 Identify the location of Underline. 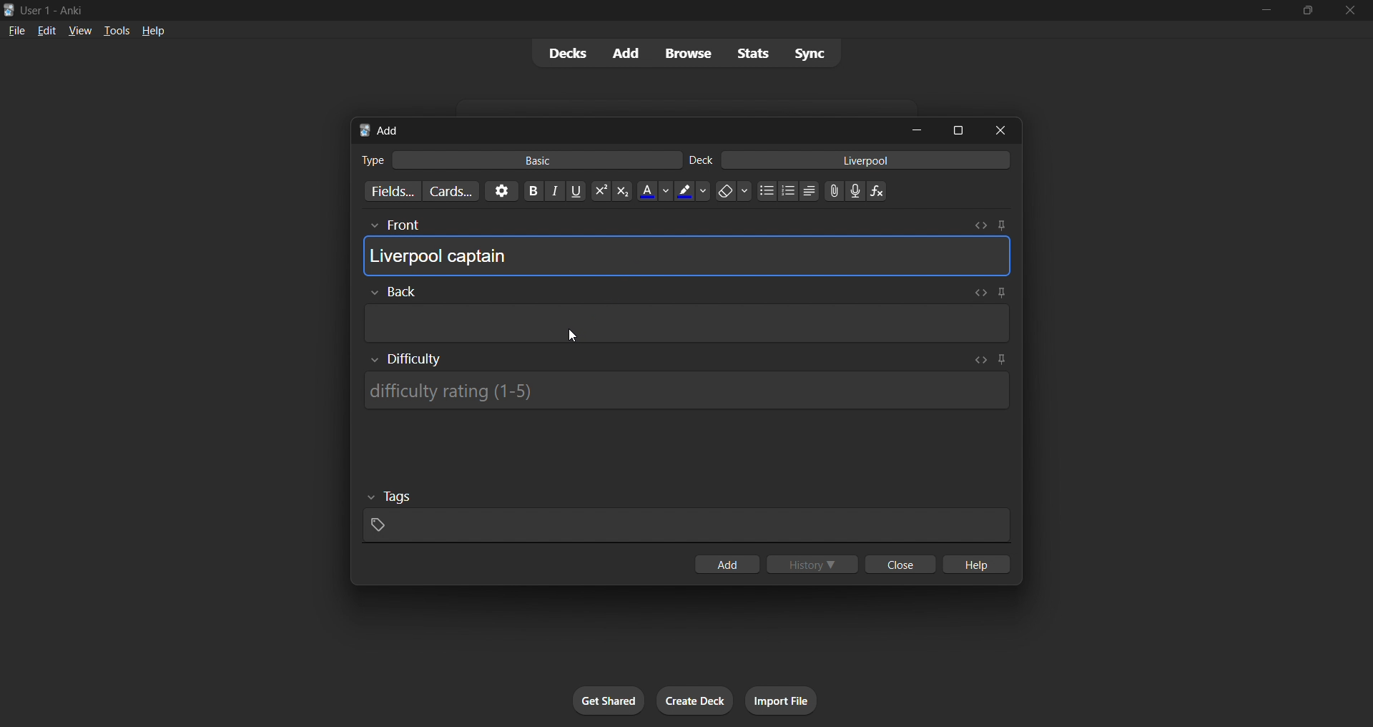
(576, 191).